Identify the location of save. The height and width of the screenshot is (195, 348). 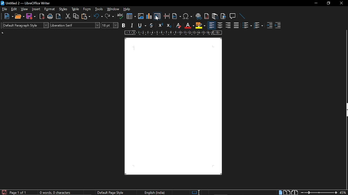
(4, 192).